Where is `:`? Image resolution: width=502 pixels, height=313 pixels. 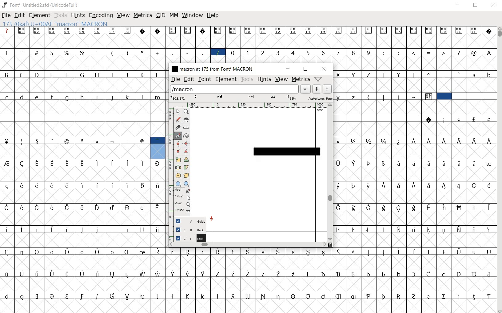 : is located at coordinates (384, 53).